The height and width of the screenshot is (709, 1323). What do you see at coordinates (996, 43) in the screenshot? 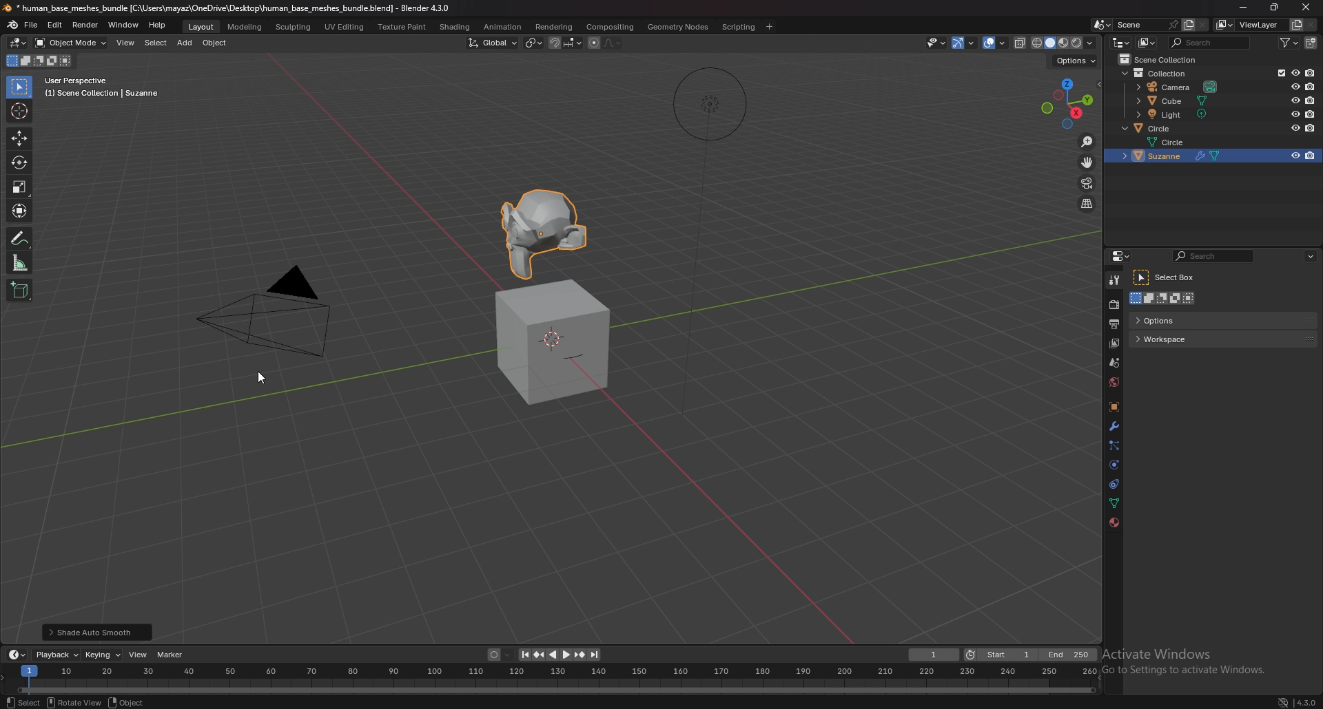
I see `overlays` at bounding box center [996, 43].